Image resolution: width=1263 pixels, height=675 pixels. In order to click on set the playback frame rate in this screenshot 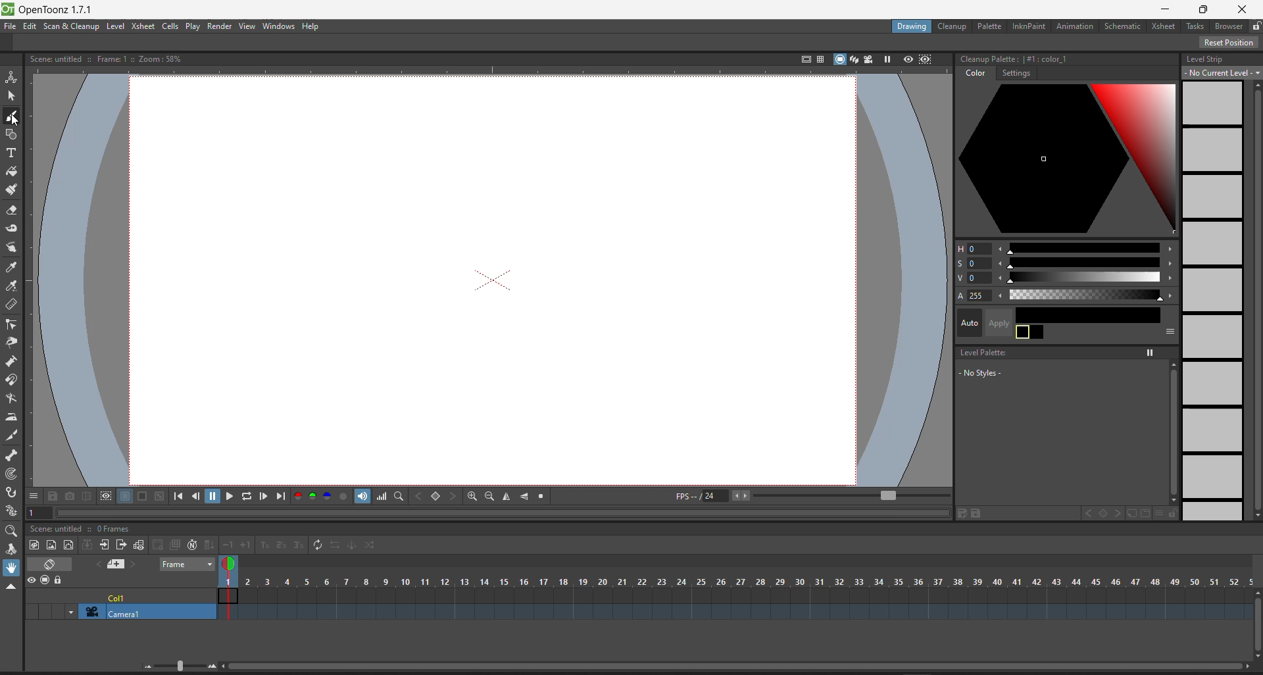, I will do `click(844, 495)`.